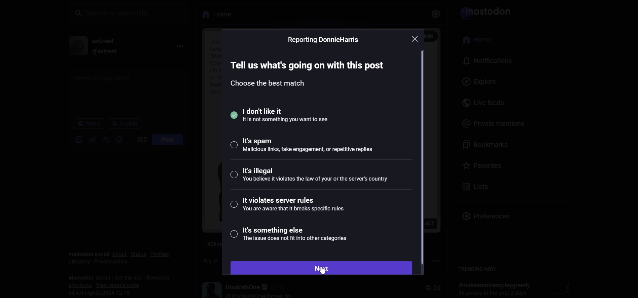 Image resolution: width=638 pixels, height=298 pixels. Describe the element at coordinates (126, 277) in the screenshot. I see `get the app` at that location.